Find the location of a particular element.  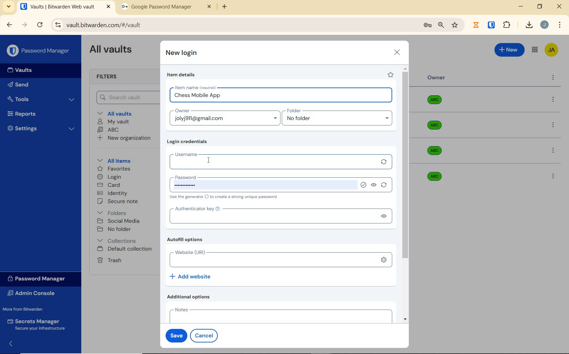

All vaults is located at coordinates (117, 113).